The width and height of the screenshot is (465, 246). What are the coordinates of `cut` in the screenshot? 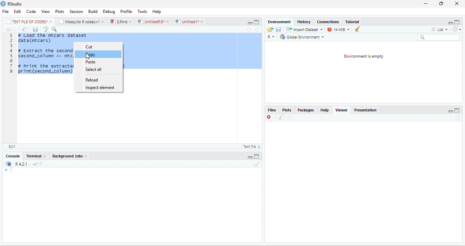 It's located at (89, 47).